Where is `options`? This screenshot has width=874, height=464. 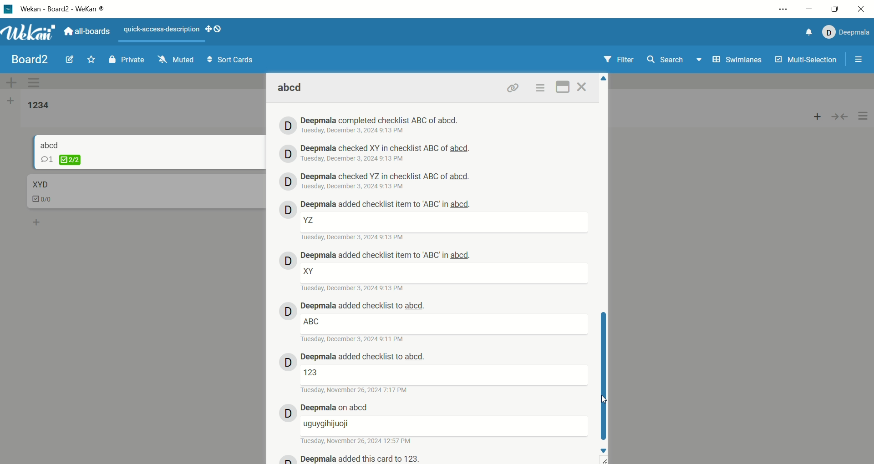
options is located at coordinates (540, 88).